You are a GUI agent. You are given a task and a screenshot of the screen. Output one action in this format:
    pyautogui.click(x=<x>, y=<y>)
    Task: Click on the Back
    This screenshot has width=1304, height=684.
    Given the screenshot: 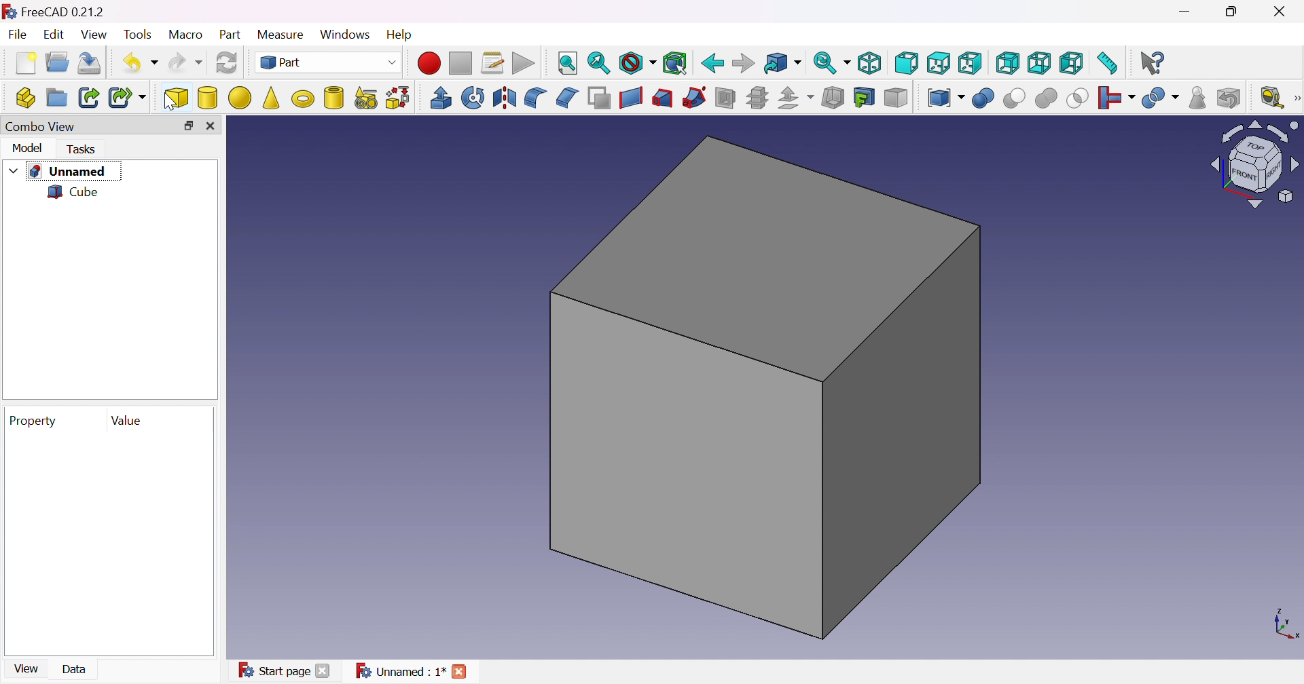 What is the action you would take?
    pyautogui.click(x=712, y=64)
    